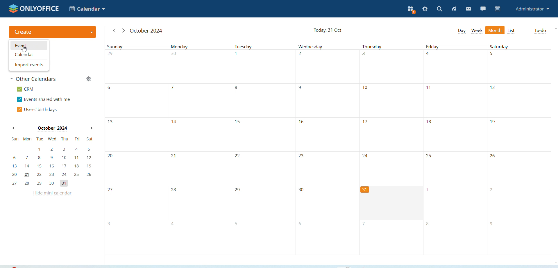 The image size is (558, 268). I want to click on events shared with me, so click(43, 99).